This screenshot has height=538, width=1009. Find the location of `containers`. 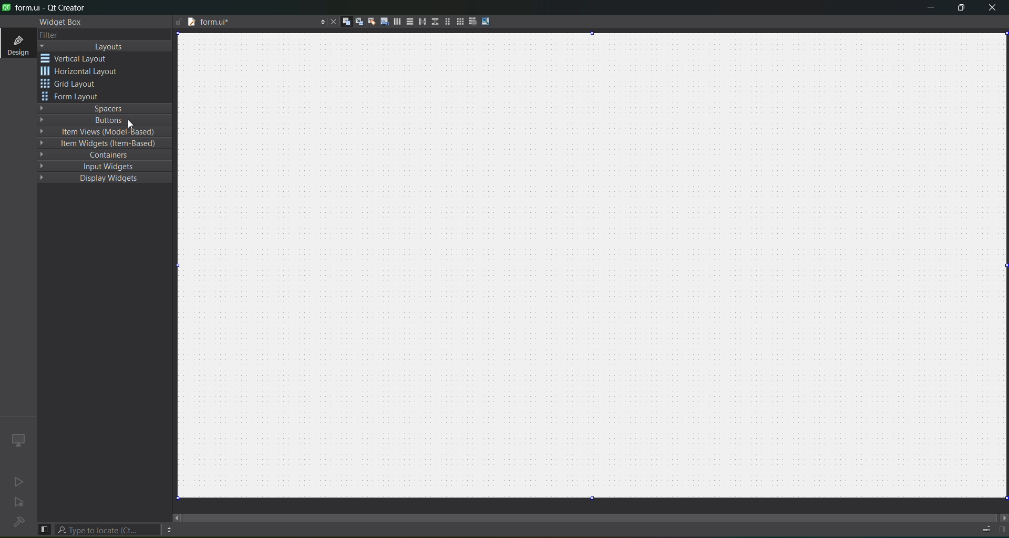

containers is located at coordinates (106, 155).